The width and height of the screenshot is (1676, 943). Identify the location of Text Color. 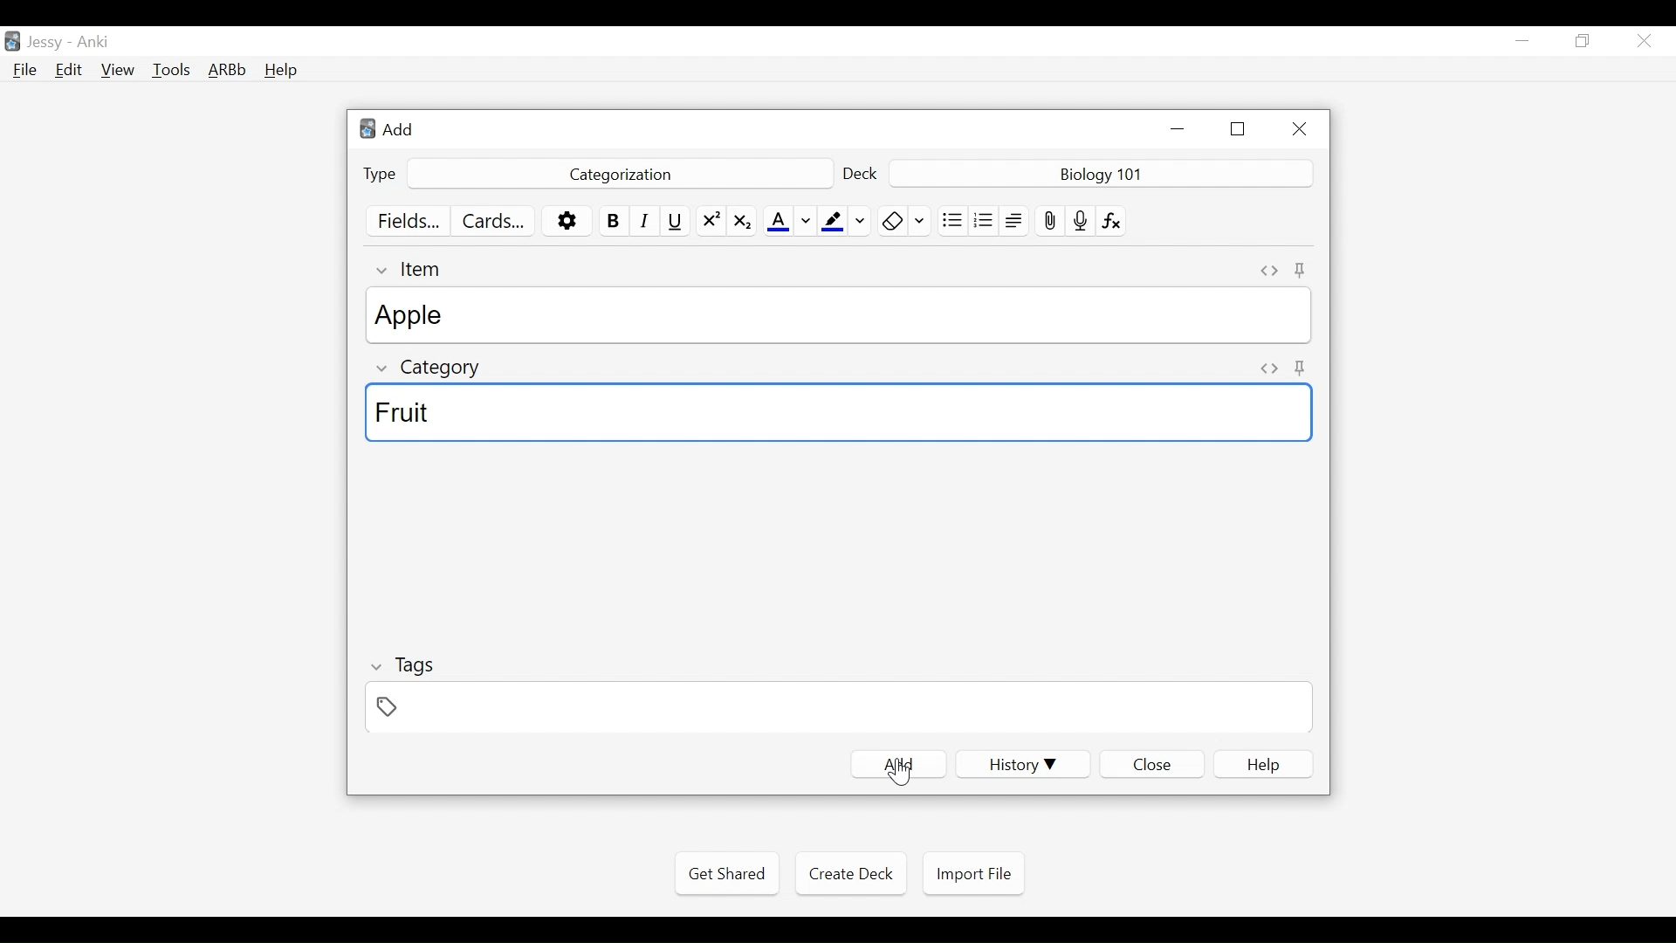
(789, 221).